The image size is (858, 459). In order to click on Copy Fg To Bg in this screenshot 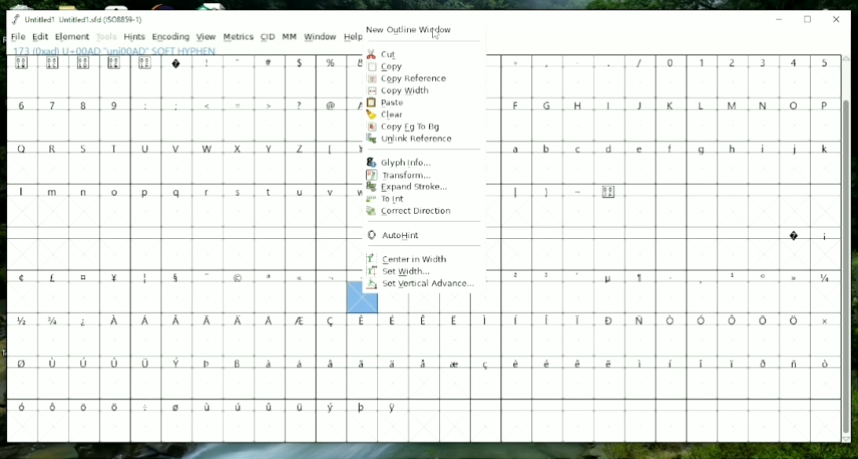, I will do `click(412, 127)`.